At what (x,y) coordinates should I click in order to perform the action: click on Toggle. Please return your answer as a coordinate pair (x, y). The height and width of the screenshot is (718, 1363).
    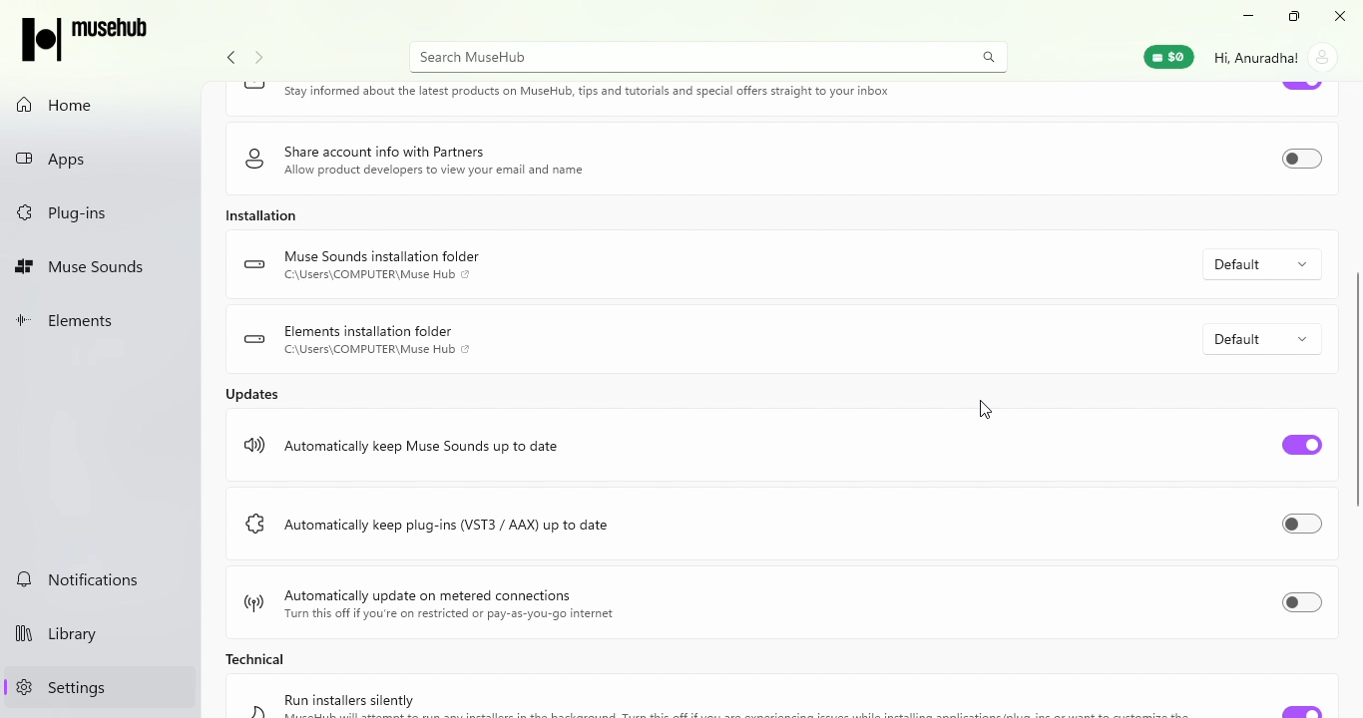
    Looking at the image, I should click on (1300, 89).